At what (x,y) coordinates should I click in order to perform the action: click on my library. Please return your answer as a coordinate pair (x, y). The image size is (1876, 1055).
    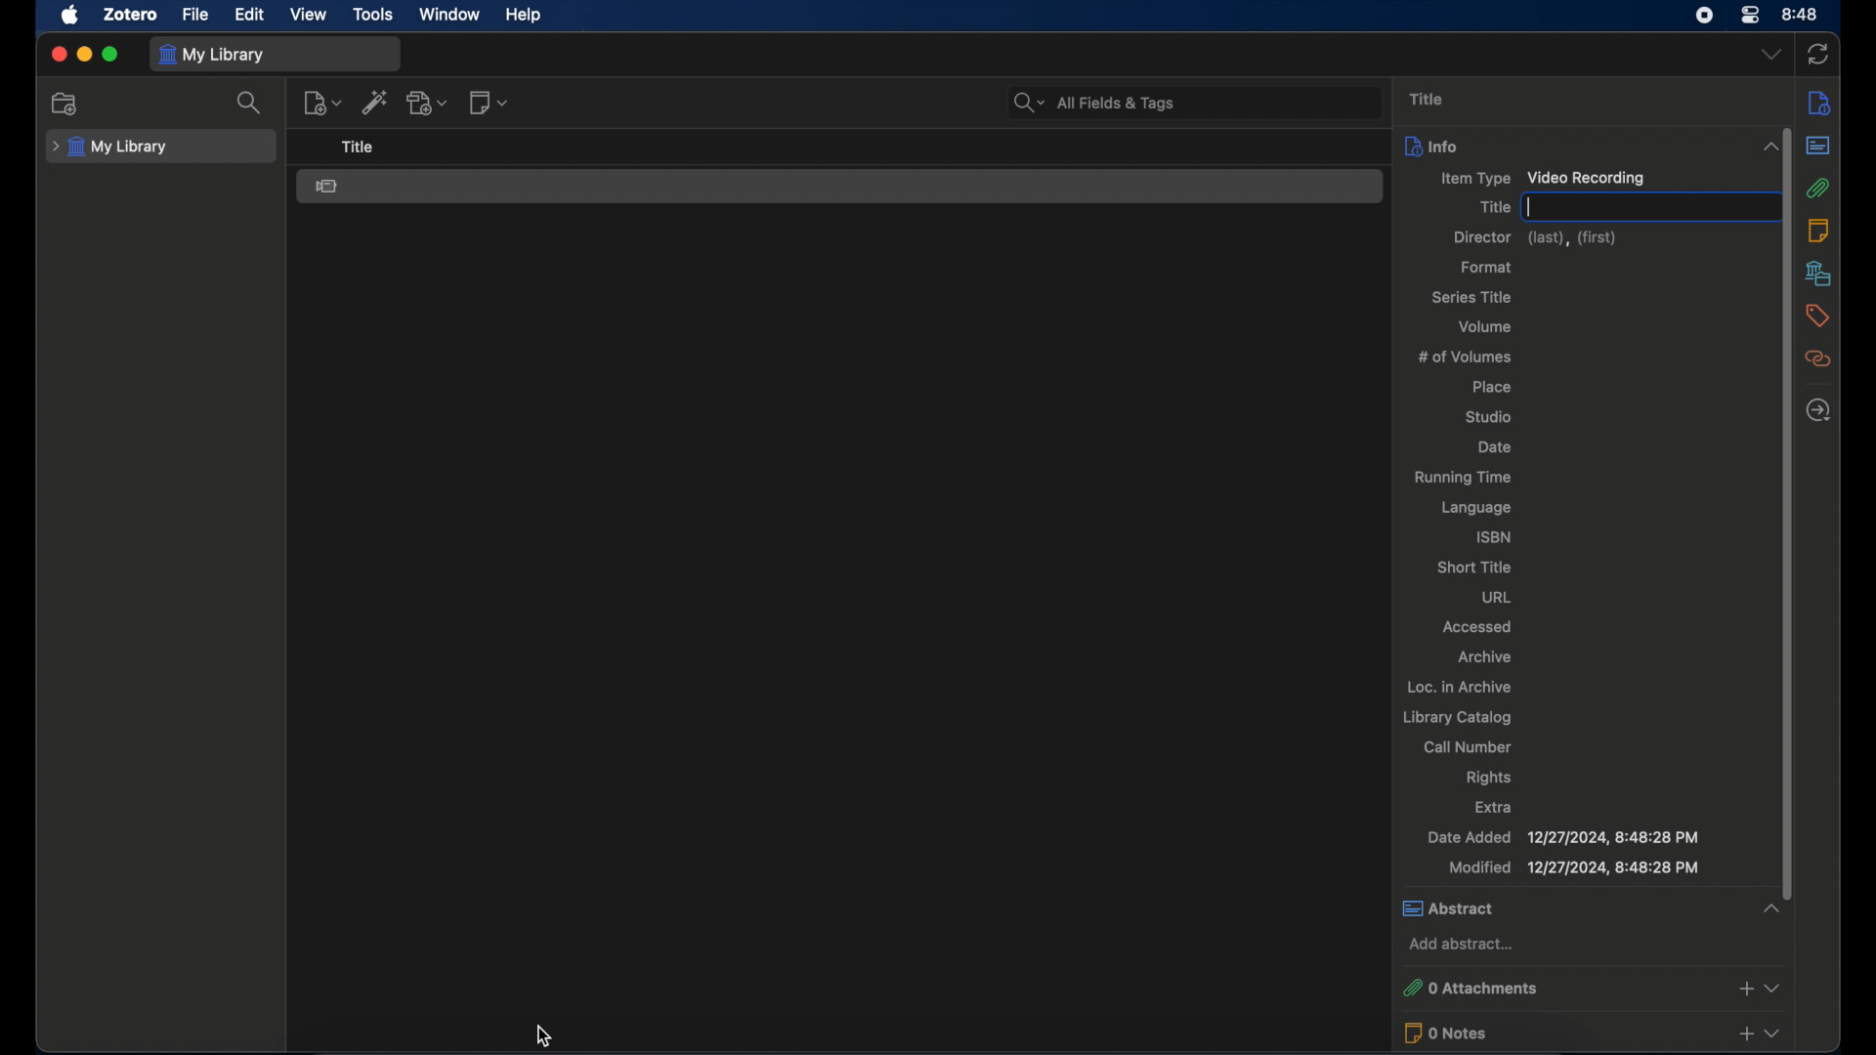
    Looking at the image, I should click on (112, 147).